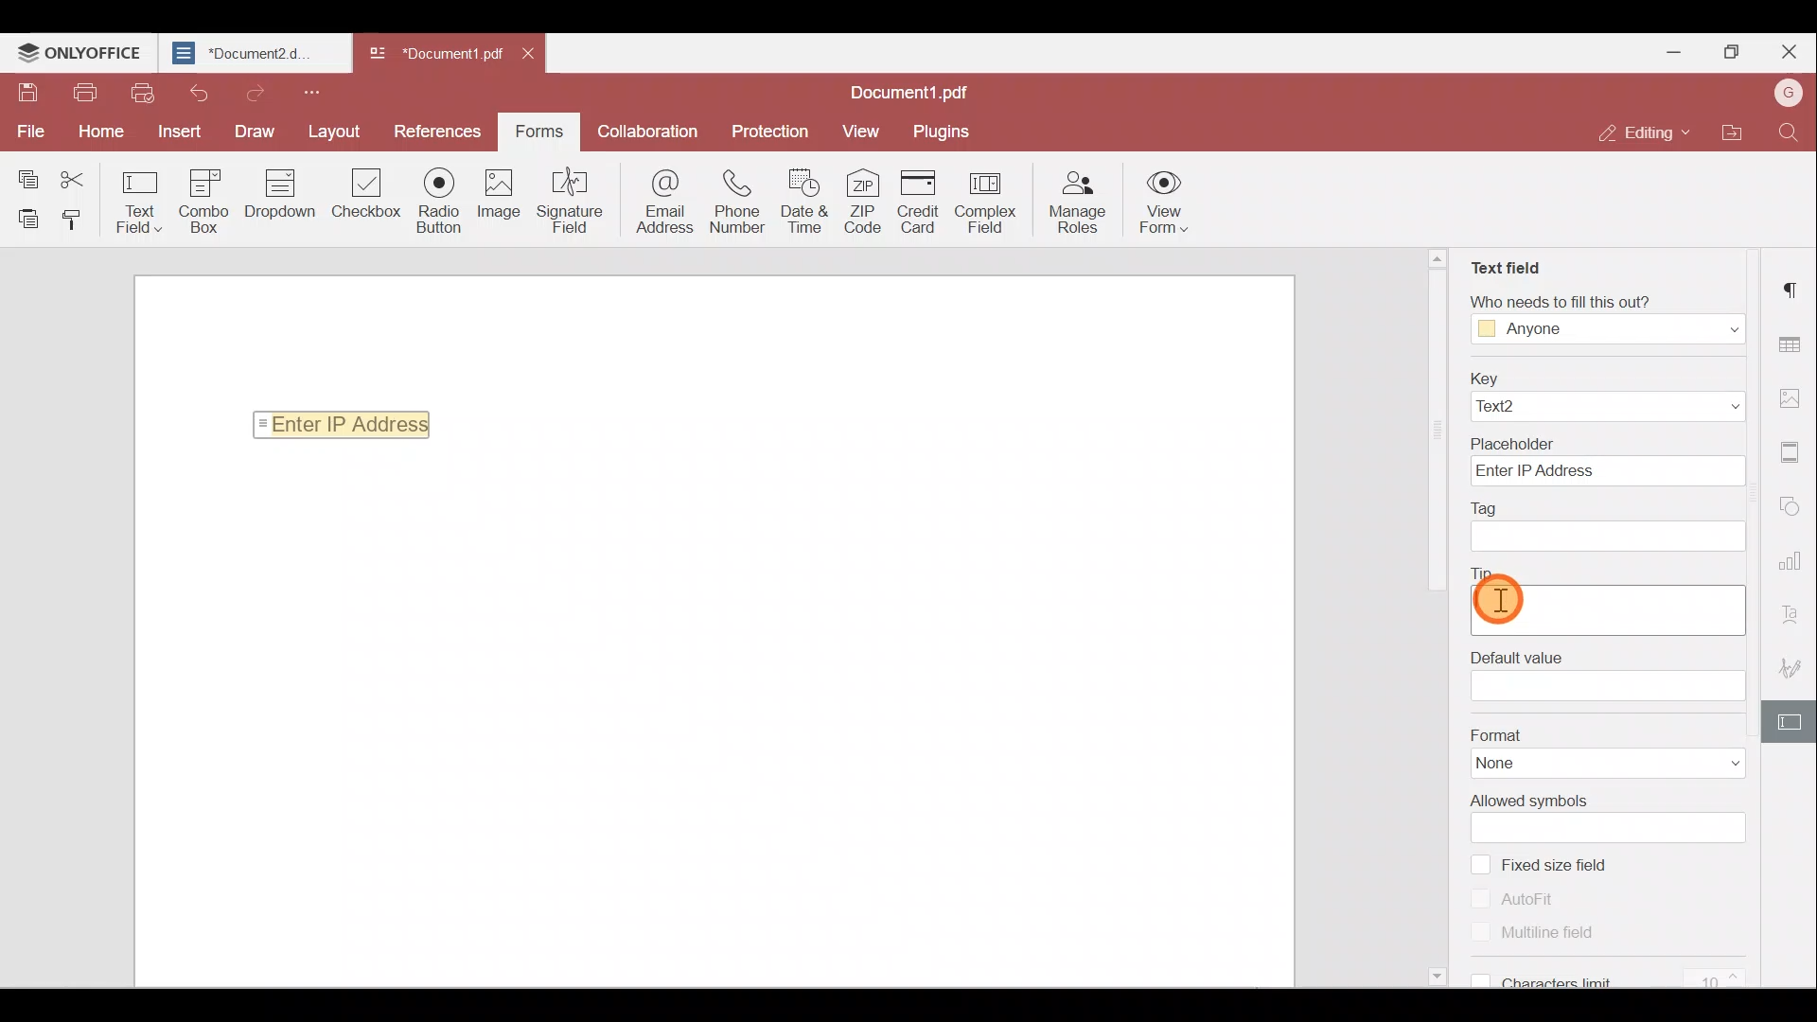 This screenshot has width=1817, height=1022. I want to click on Header & footer settings, so click(1793, 452).